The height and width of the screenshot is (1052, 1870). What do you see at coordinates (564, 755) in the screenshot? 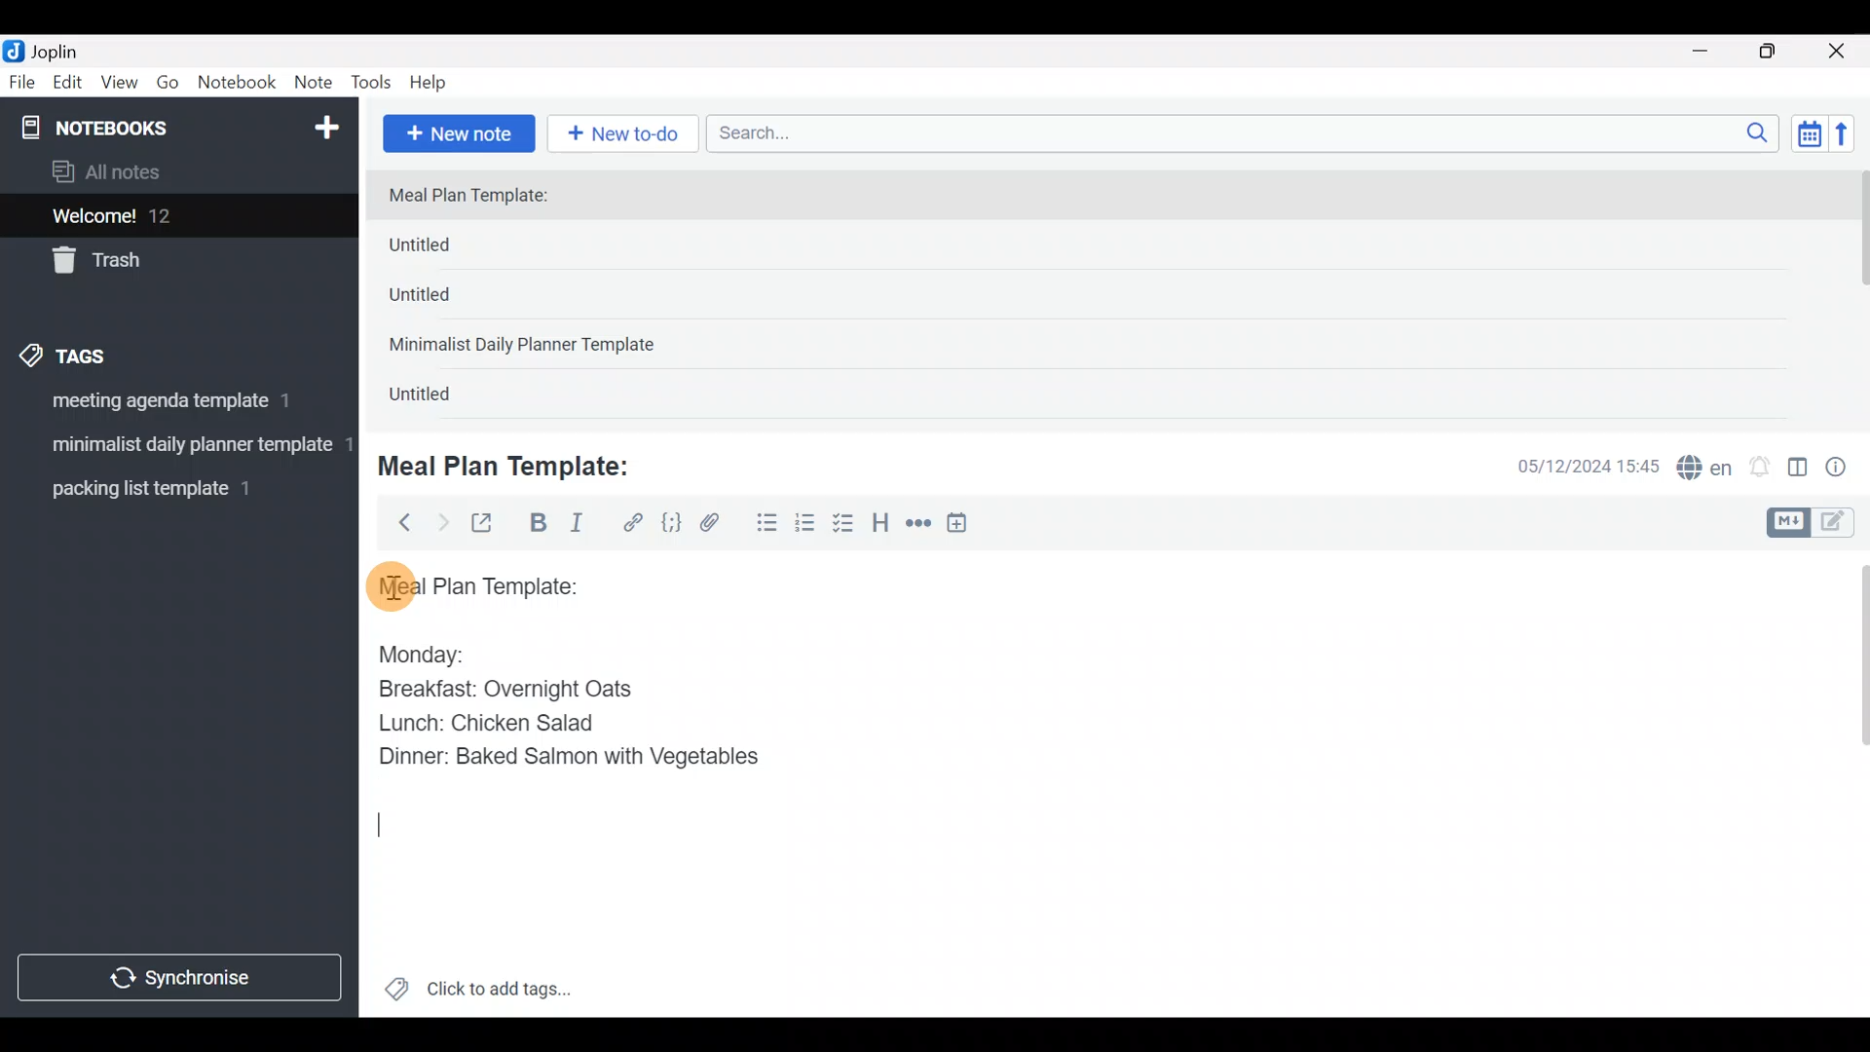
I see `Dinner: Baked Salmon with Vegetables` at bounding box center [564, 755].